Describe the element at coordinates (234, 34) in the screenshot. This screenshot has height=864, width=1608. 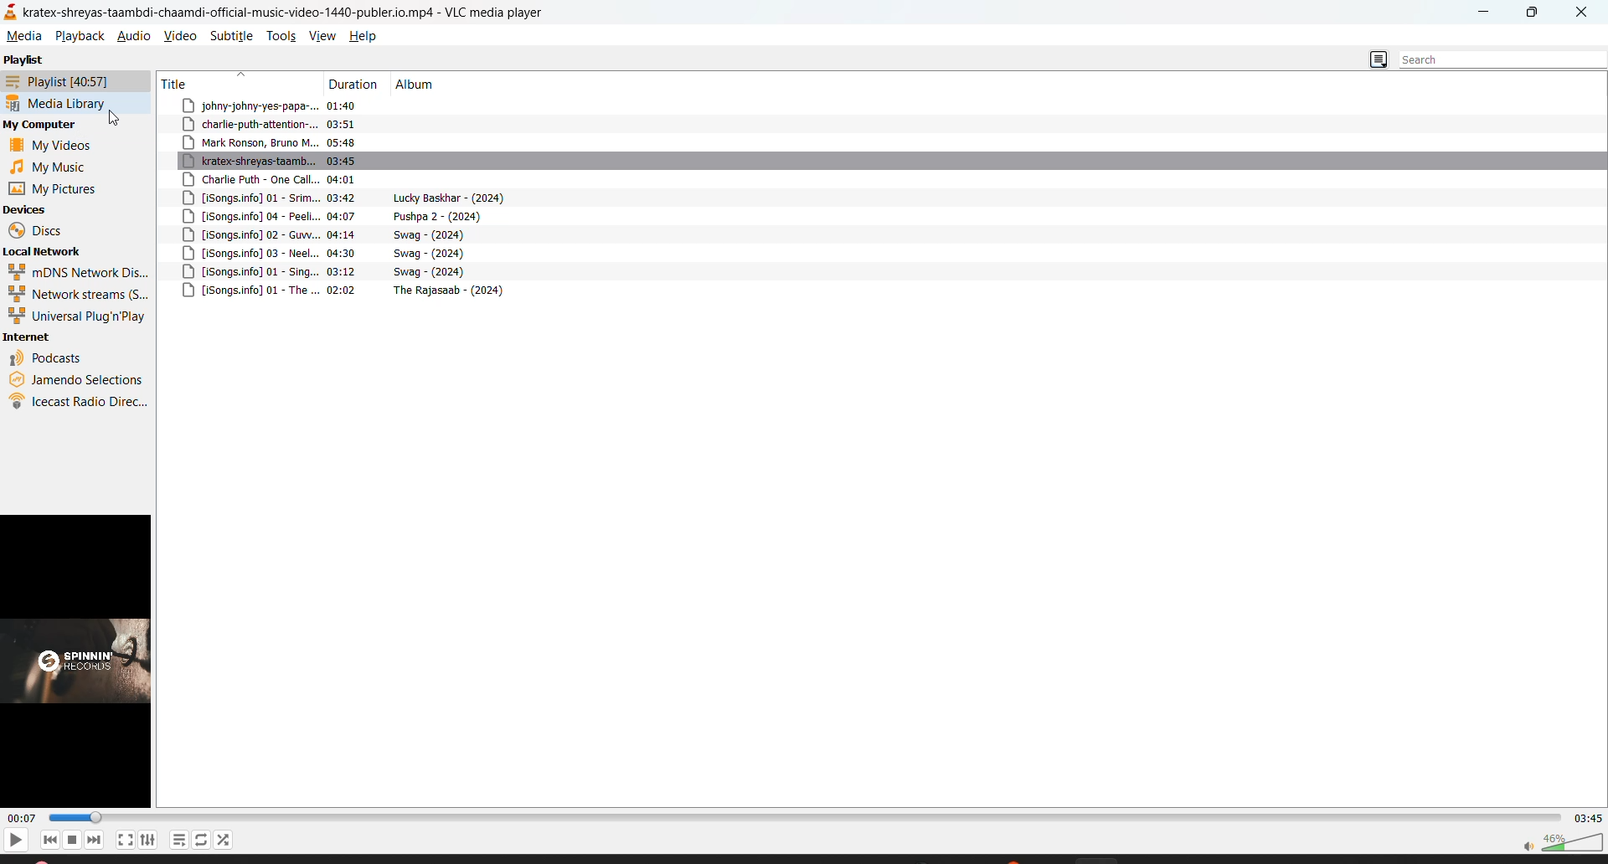
I see `subtitle` at that location.